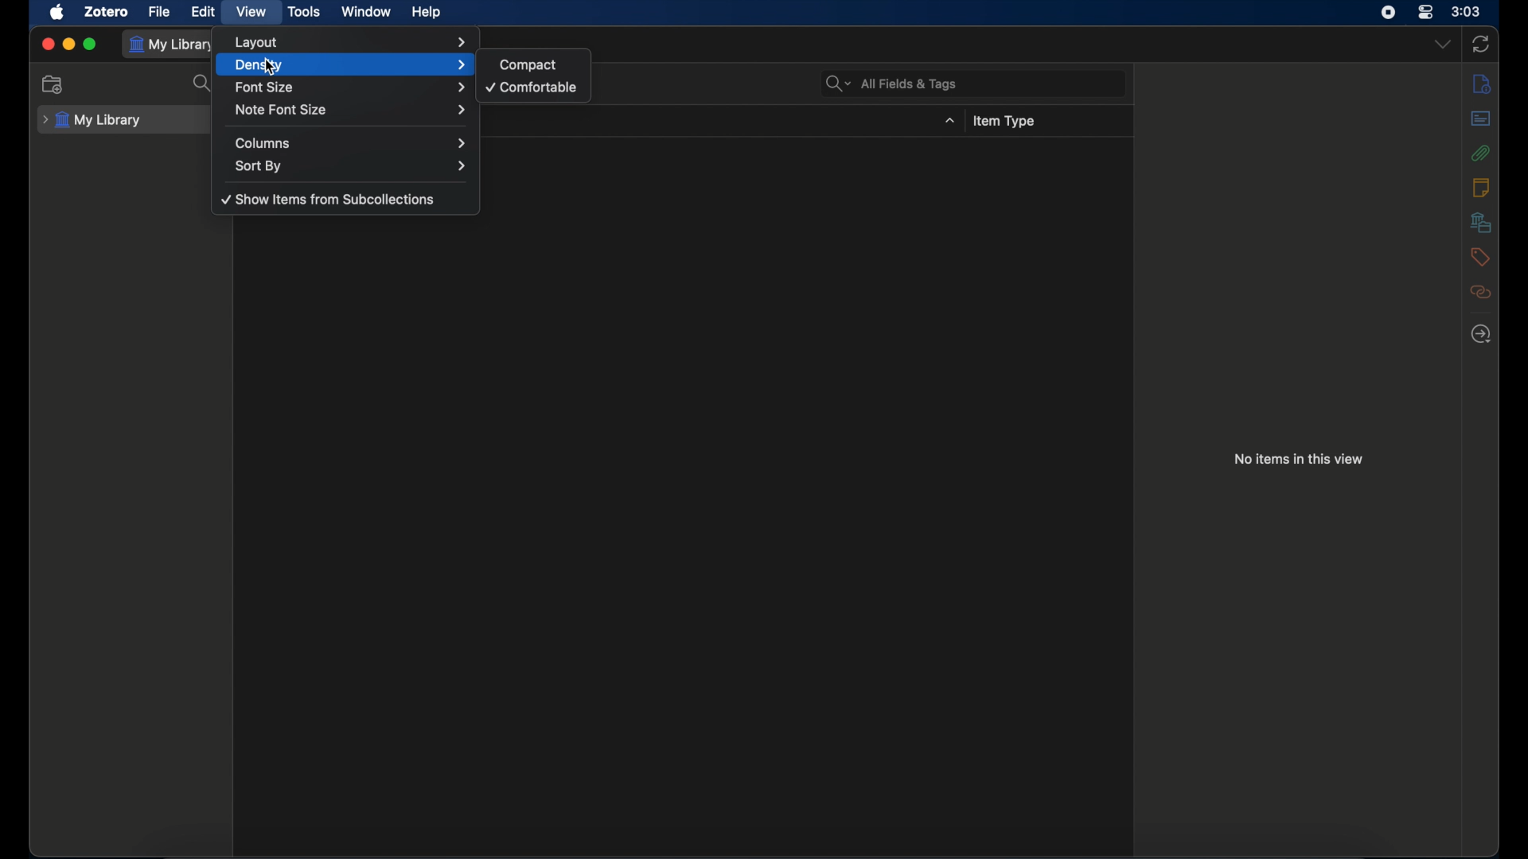 The image size is (1528, 859). What do you see at coordinates (426, 13) in the screenshot?
I see `help` at bounding box center [426, 13].